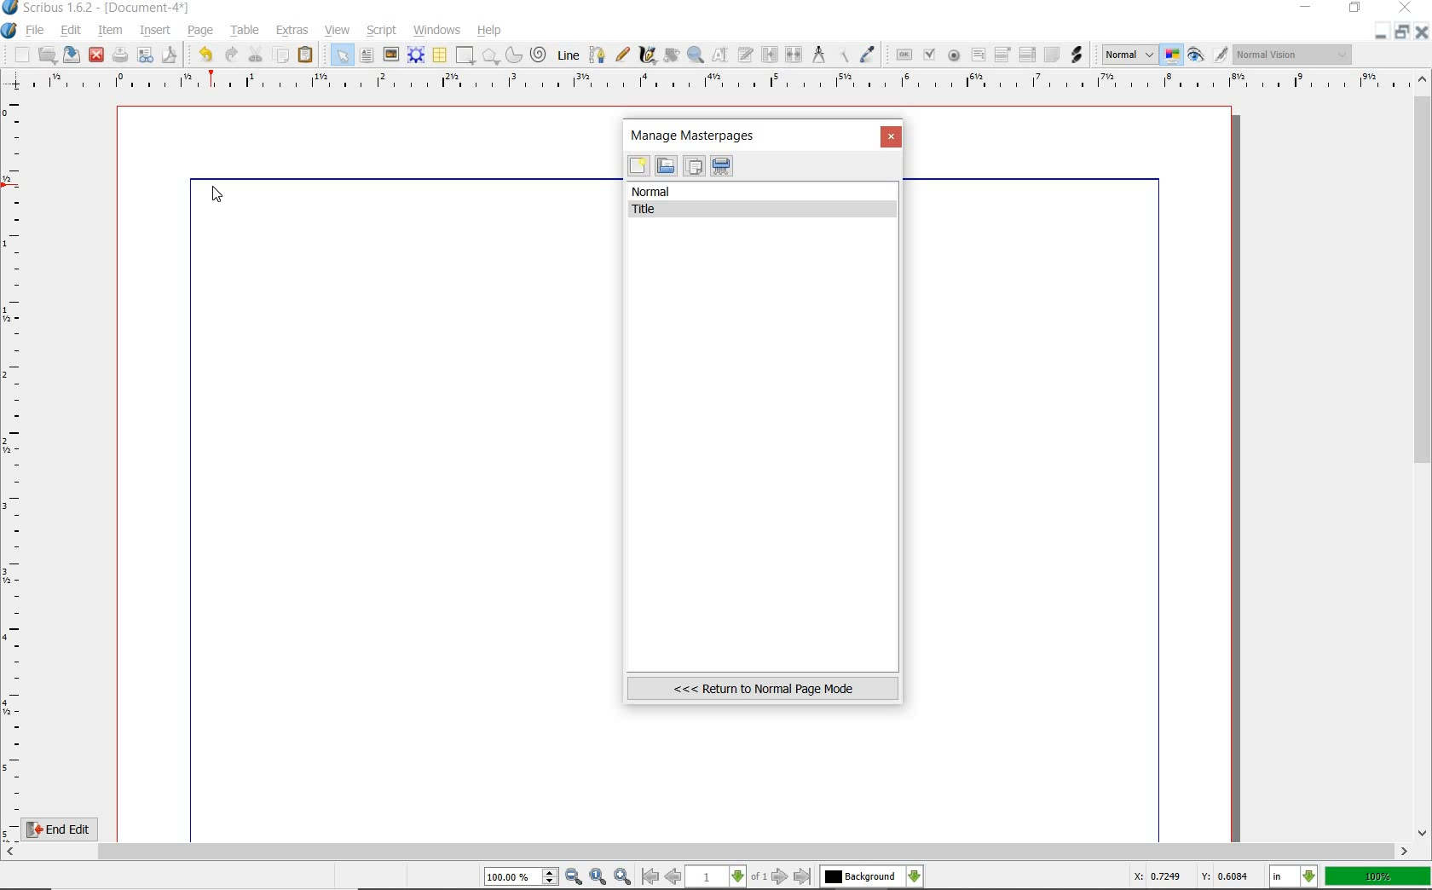  I want to click on link text frames, so click(768, 54).